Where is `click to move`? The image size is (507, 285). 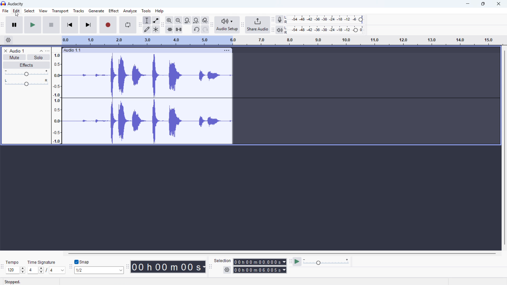
click to move is located at coordinates (142, 50).